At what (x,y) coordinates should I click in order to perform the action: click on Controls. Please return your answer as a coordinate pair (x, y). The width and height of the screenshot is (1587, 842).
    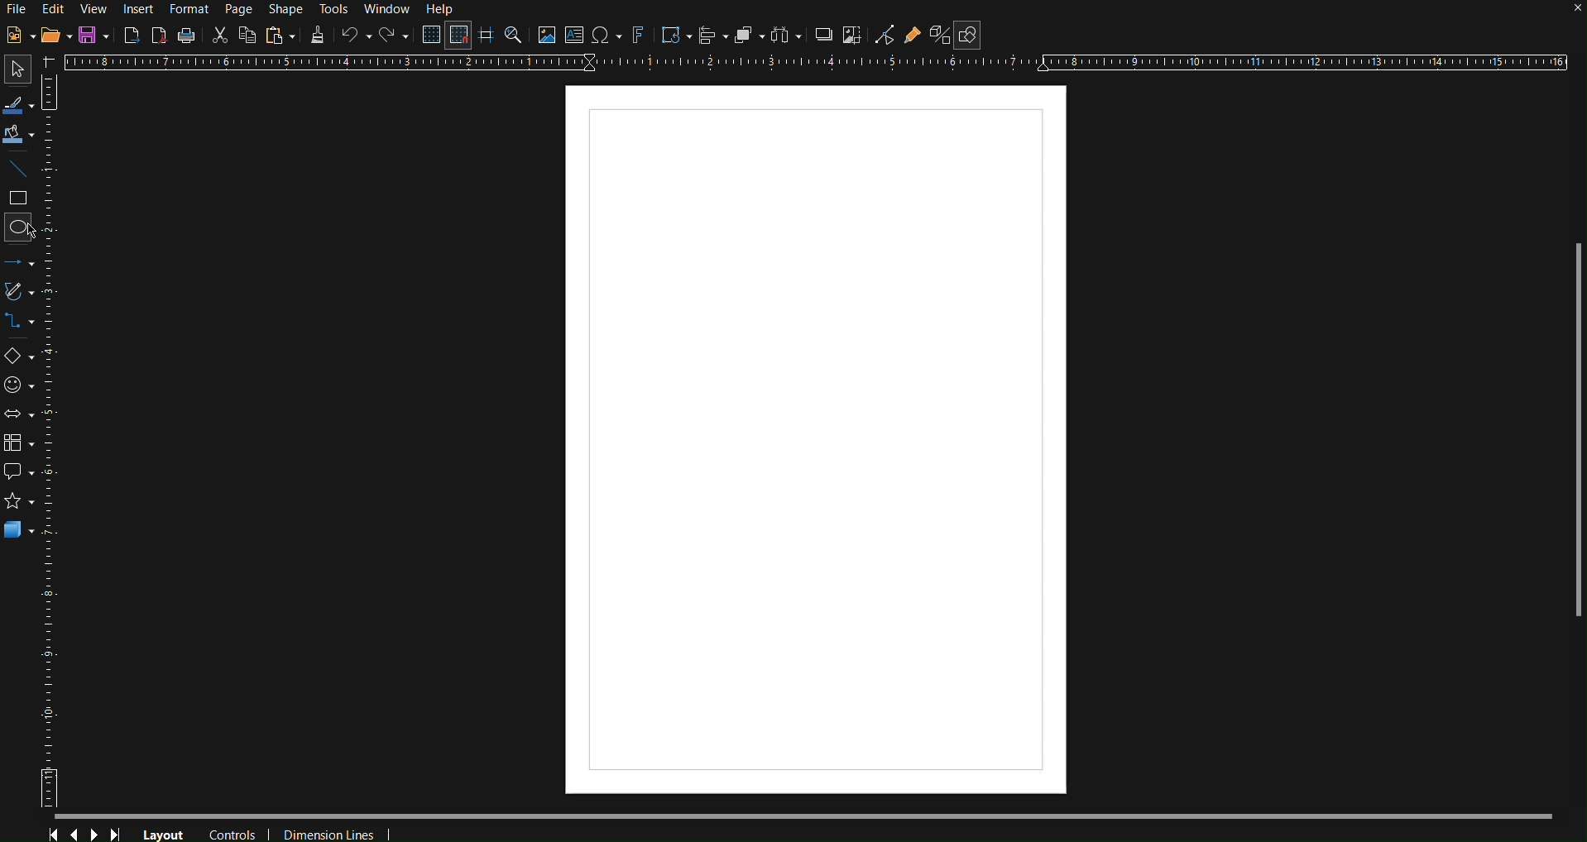
    Looking at the image, I should click on (236, 832).